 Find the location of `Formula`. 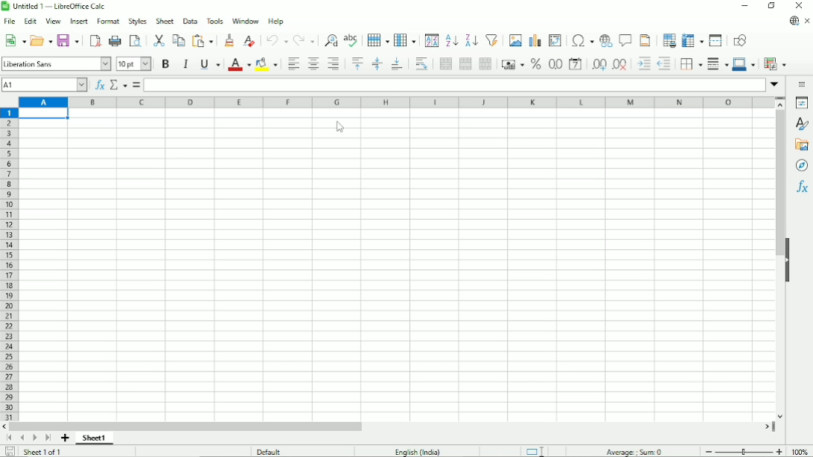

Formula is located at coordinates (136, 85).